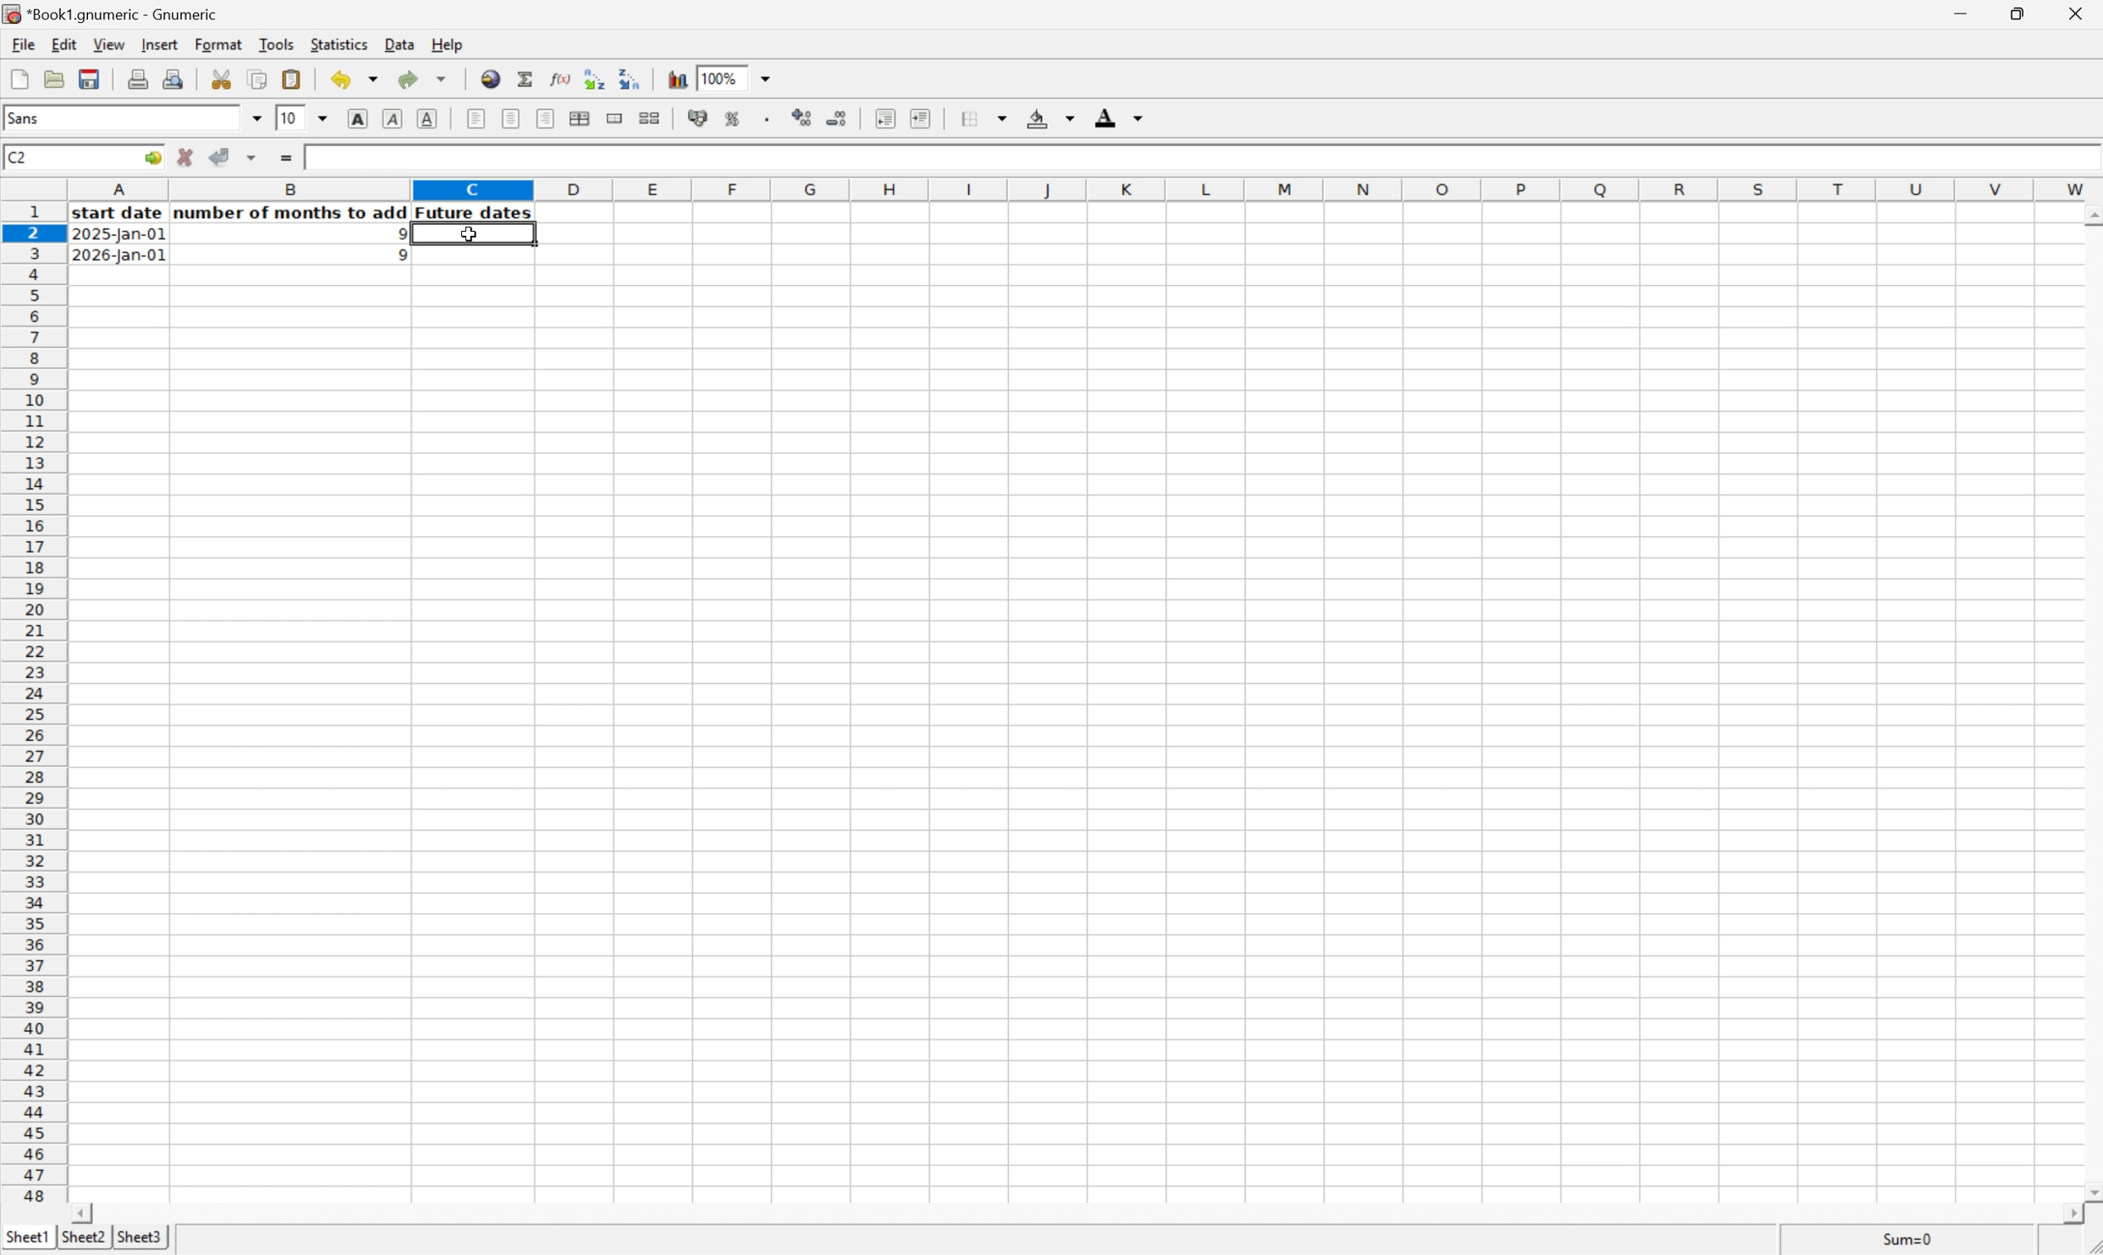 This screenshot has width=2103, height=1255. What do you see at coordinates (108, 43) in the screenshot?
I see `View` at bounding box center [108, 43].